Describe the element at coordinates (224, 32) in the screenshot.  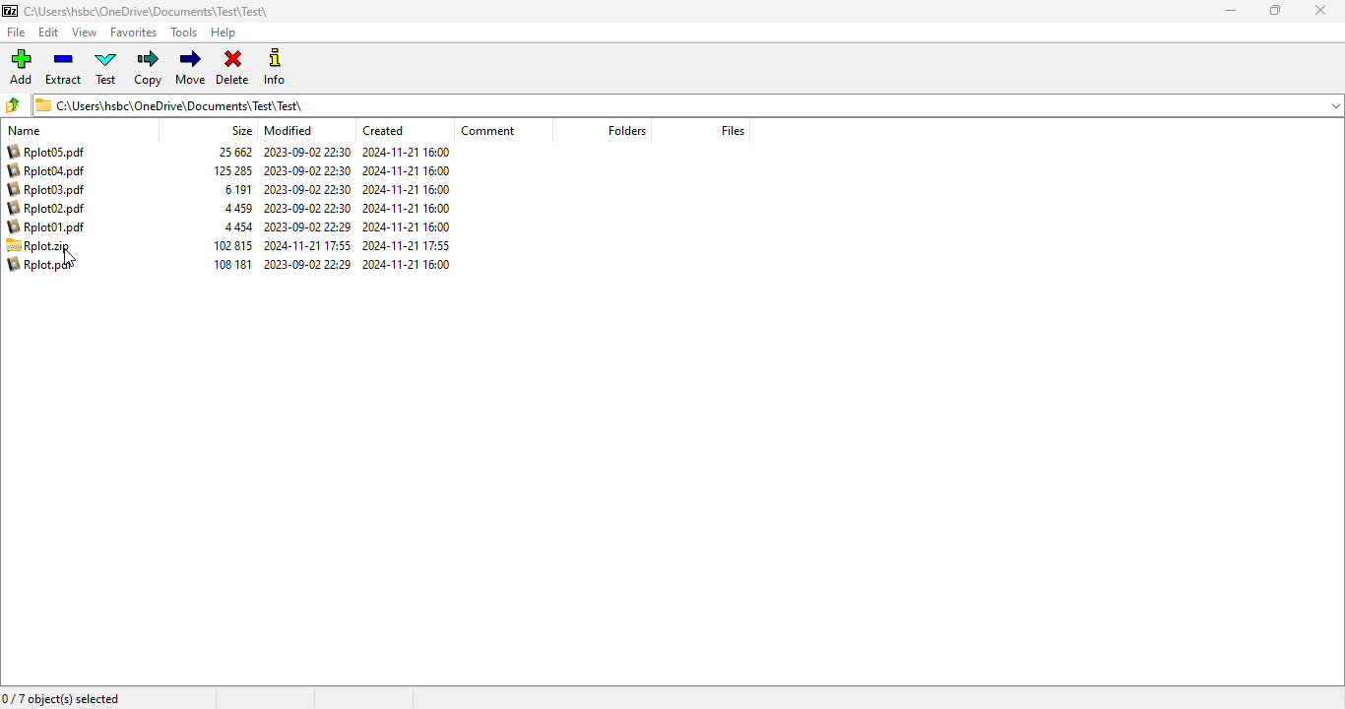
I see `help` at that location.